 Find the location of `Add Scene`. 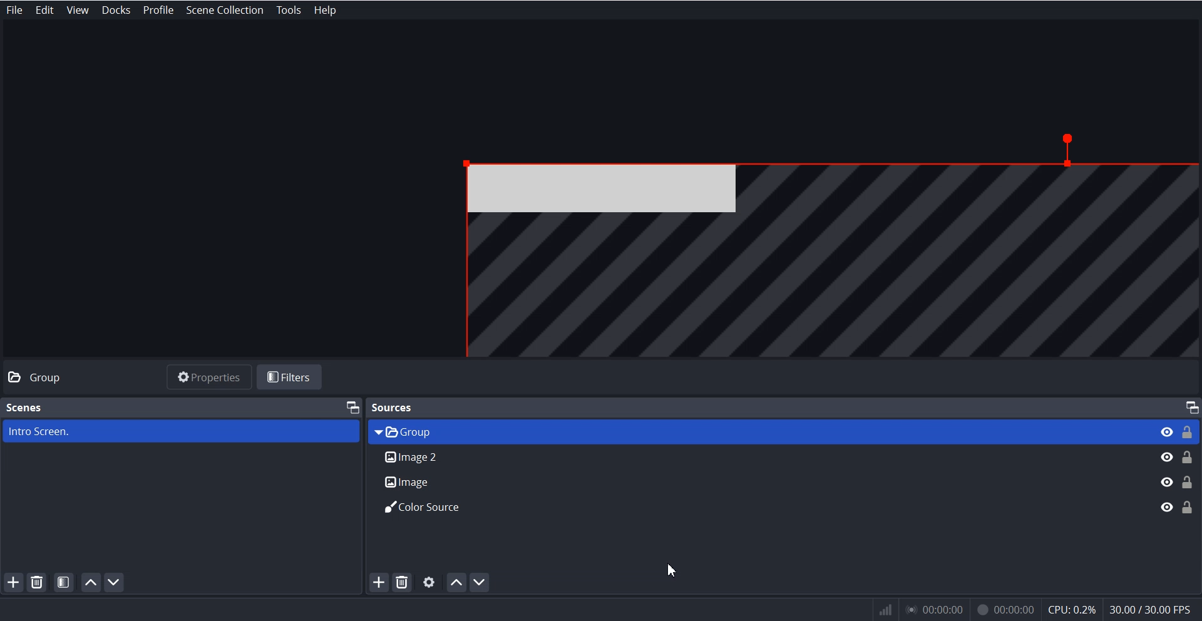

Add Scene is located at coordinates (13, 582).